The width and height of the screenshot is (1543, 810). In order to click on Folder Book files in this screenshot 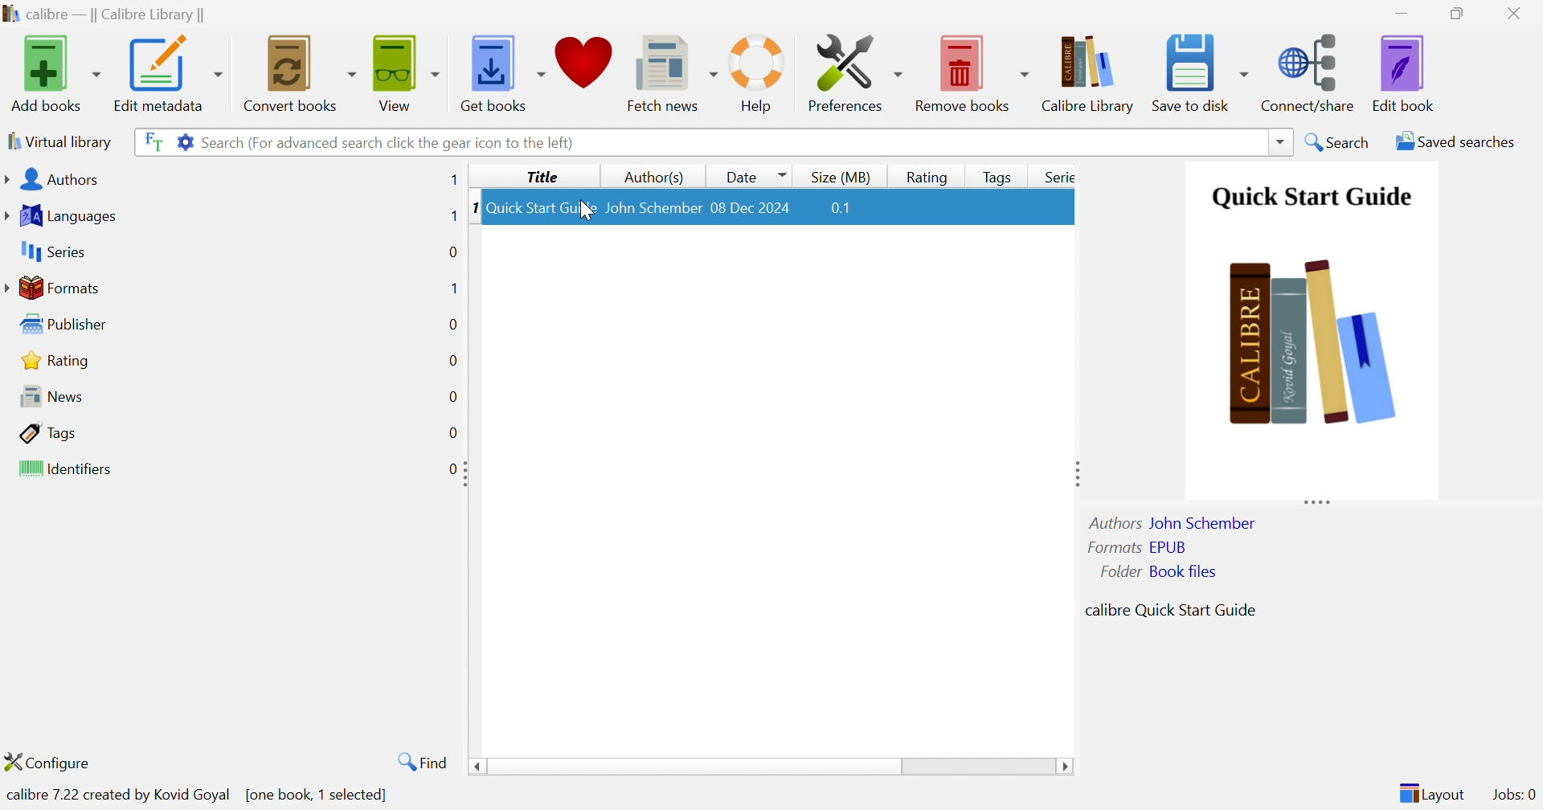, I will do `click(1153, 571)`.